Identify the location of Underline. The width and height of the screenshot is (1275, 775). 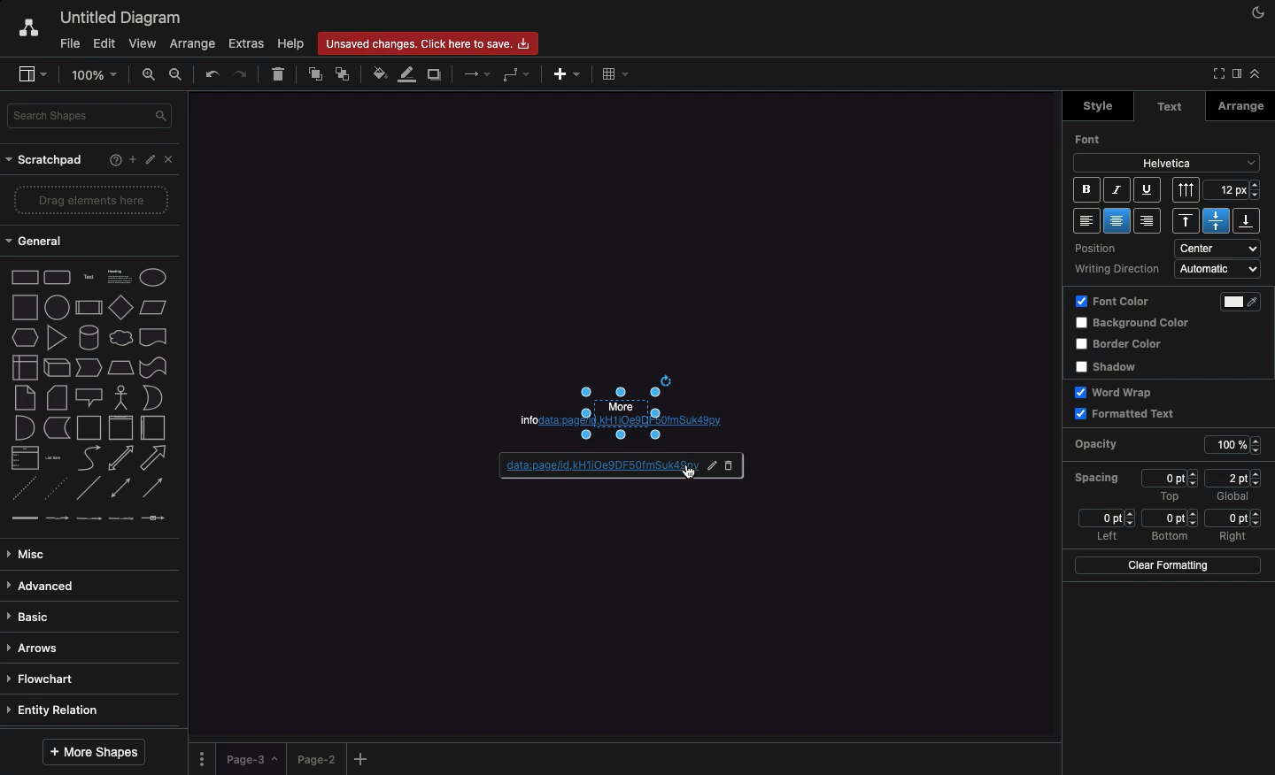
(1146, 189).